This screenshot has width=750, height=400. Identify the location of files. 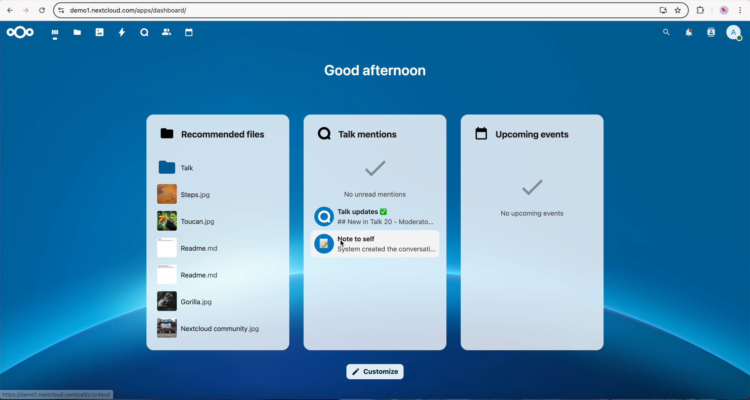
(78, 32).